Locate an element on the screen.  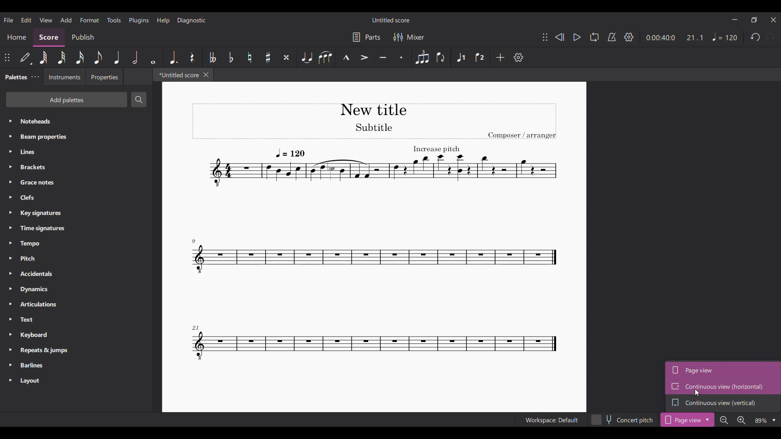
Concert pitch toggle is located at coordinates (622, 419).